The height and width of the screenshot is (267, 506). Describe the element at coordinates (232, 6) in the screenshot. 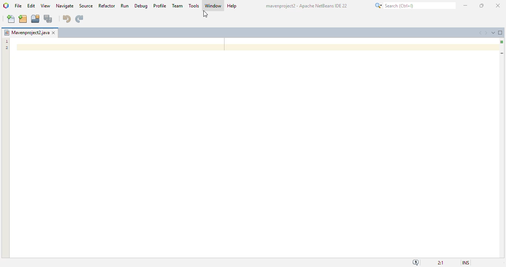

I see `help` at that location.